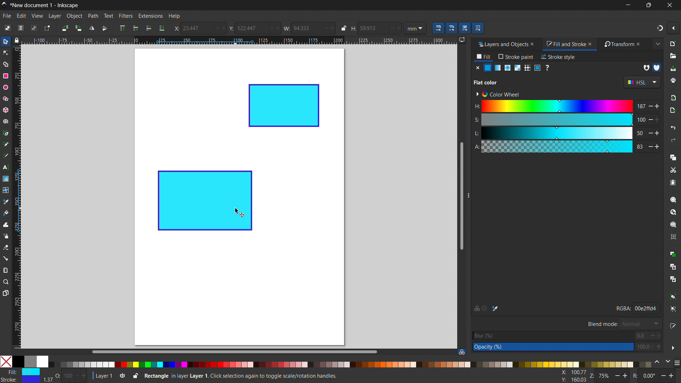 The image size is (681, 383). I want to click on more options, so click(673, 348).